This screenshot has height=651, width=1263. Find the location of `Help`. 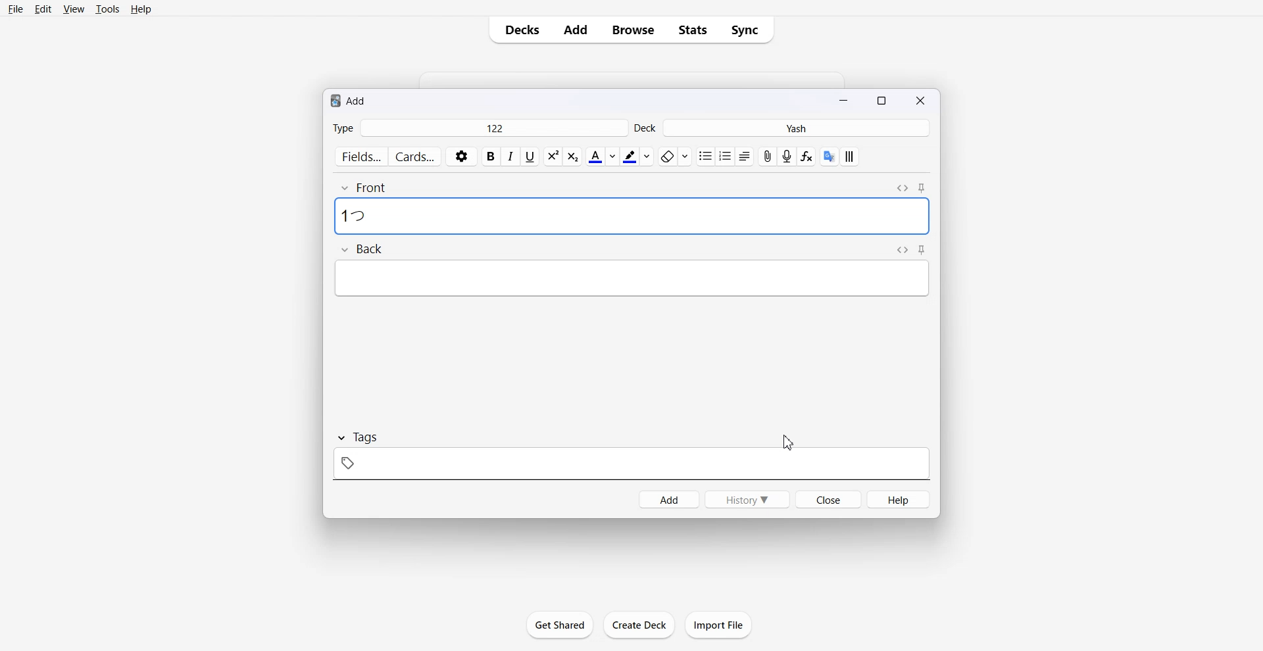

Help is located at coordinates (141, 9).